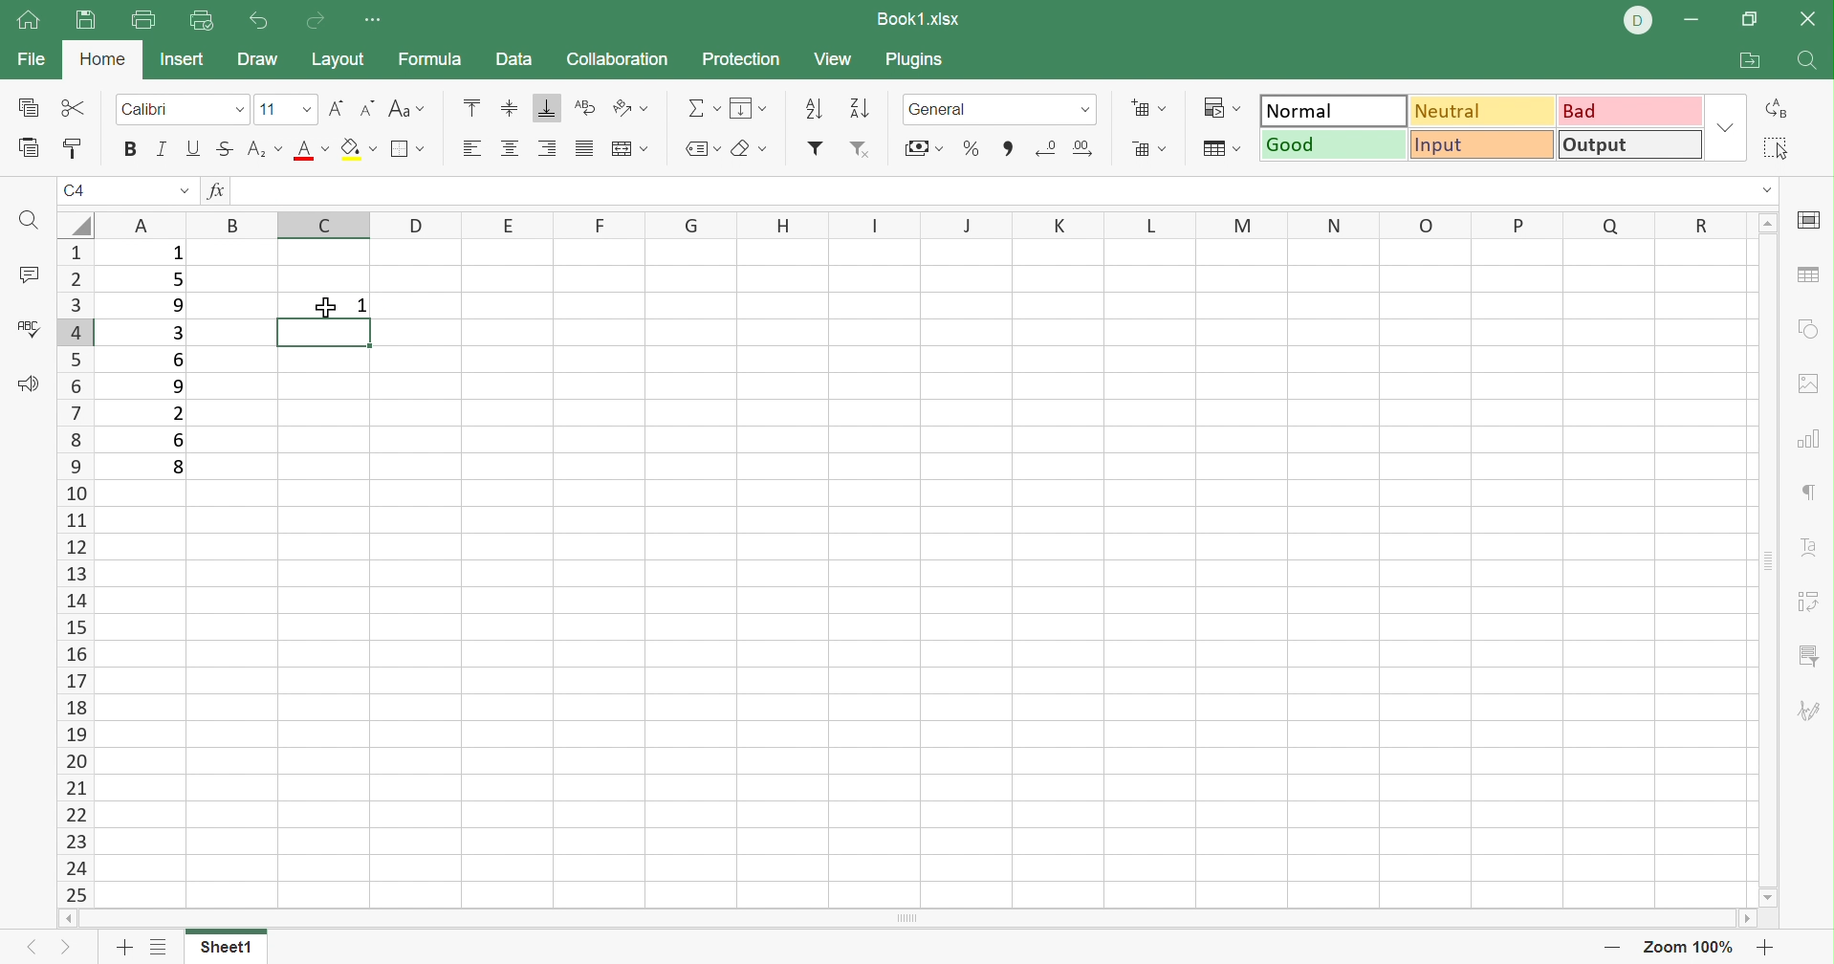  Describe the element at coordinates (122, 947) in the screenshot. I see `Add sheet` at that location.